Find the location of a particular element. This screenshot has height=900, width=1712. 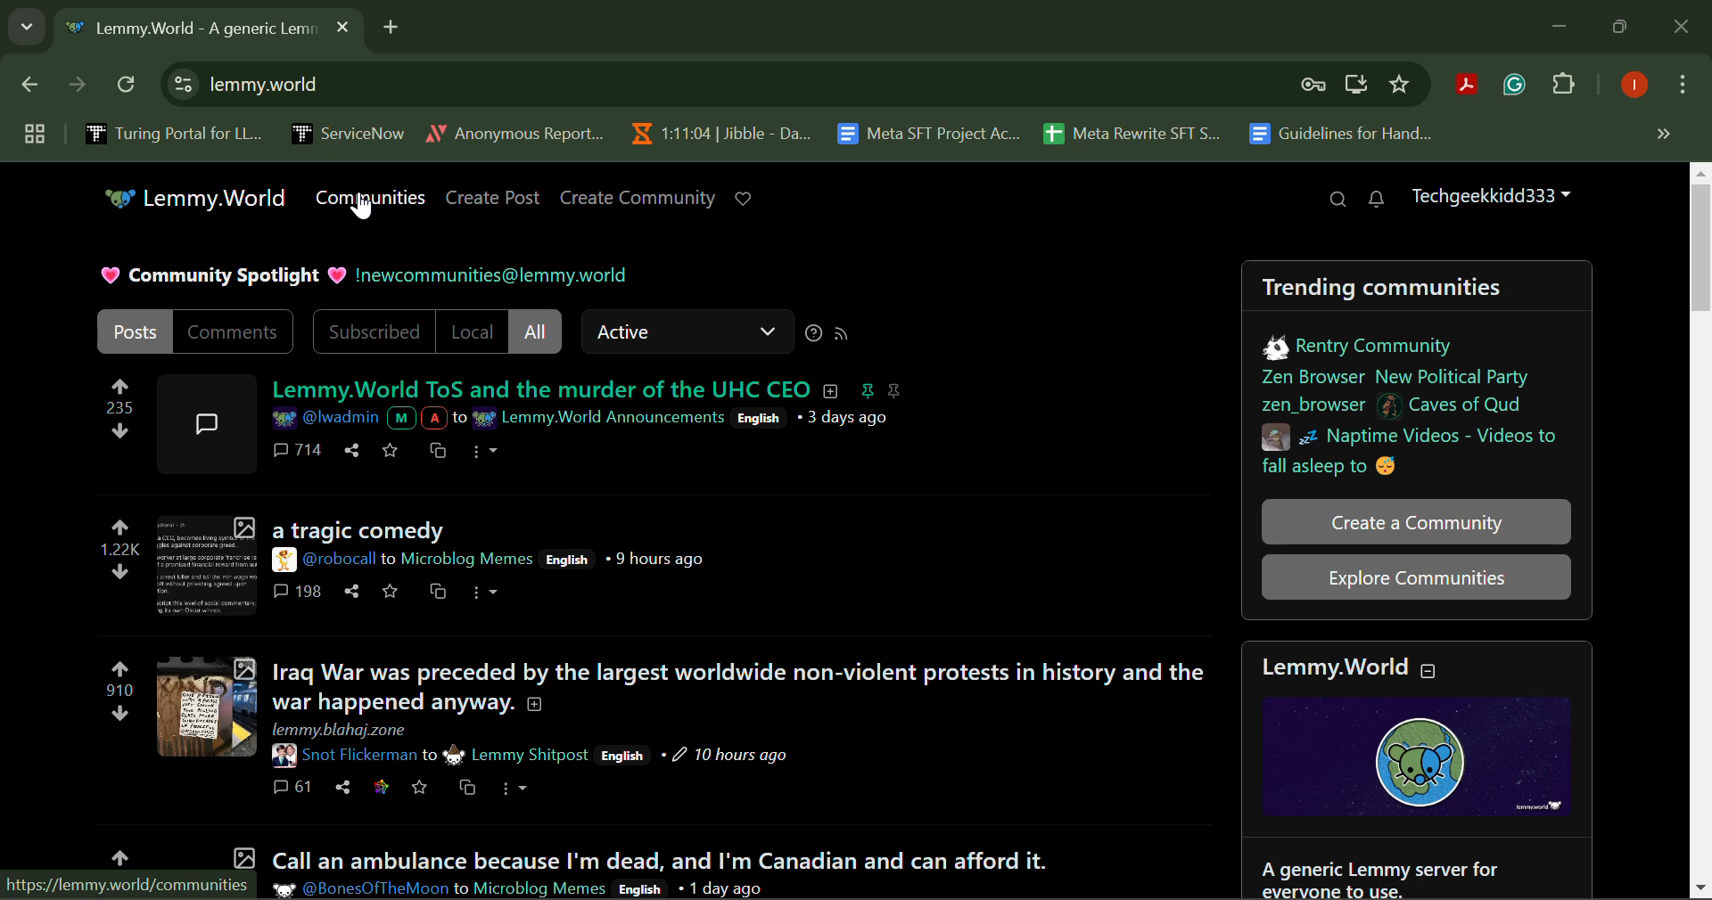

Browser Extension is located at coordinates (1471, 86).